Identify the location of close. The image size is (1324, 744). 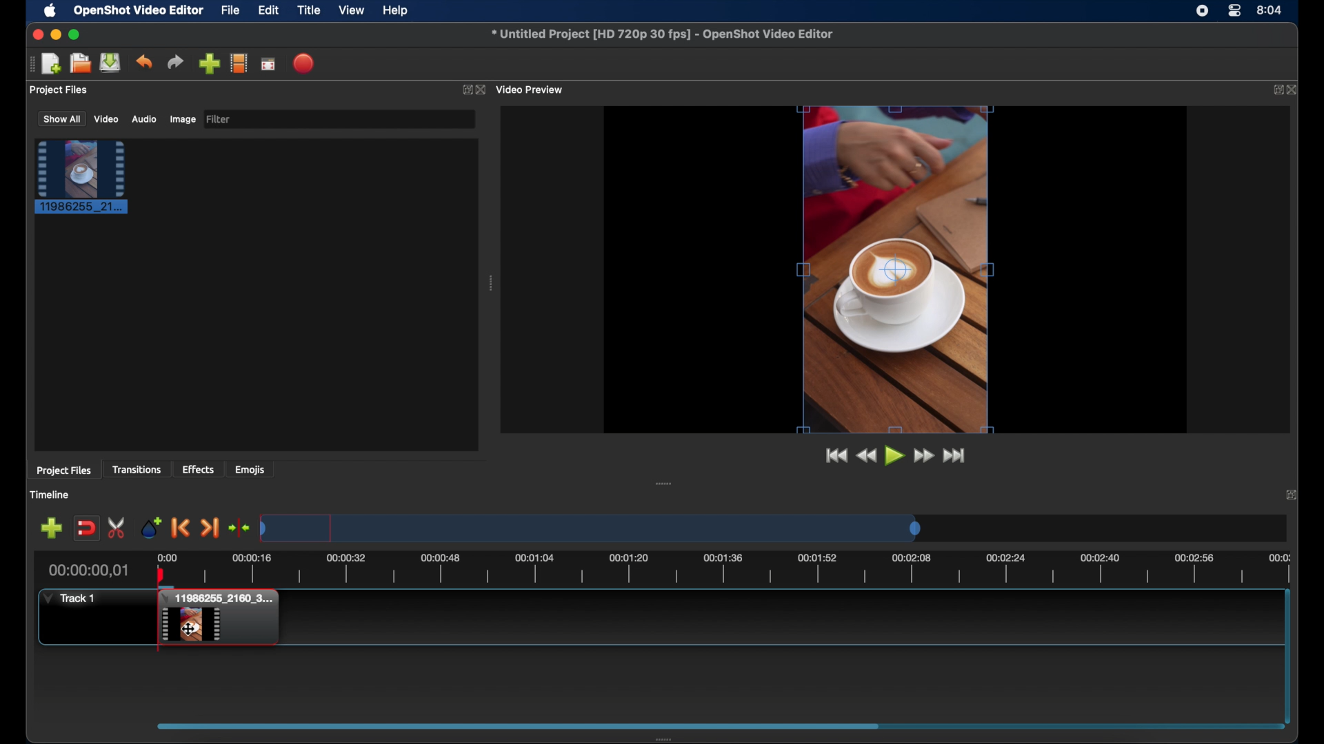
(481, 90).